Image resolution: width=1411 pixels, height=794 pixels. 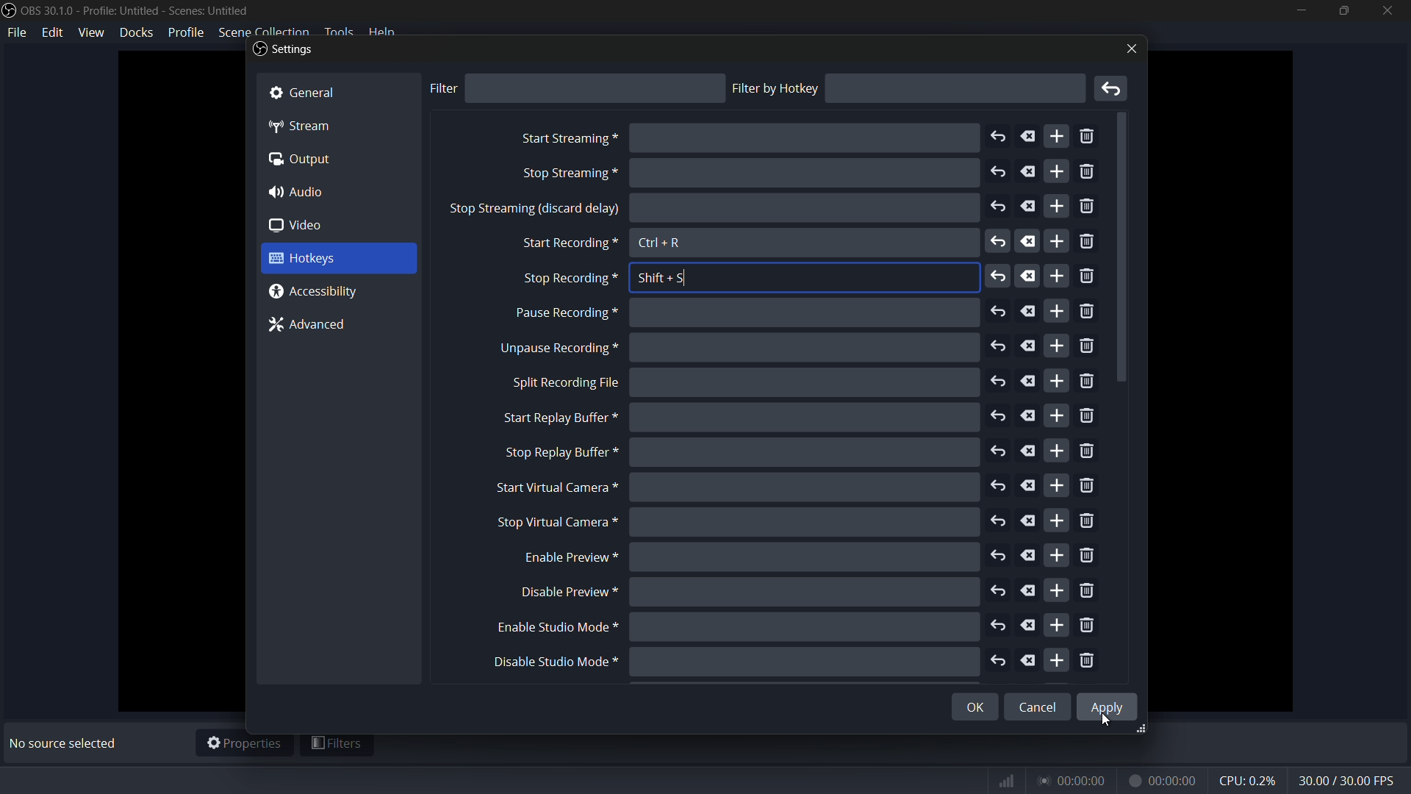 I want to click on remove, so click(x=1087, y=662).